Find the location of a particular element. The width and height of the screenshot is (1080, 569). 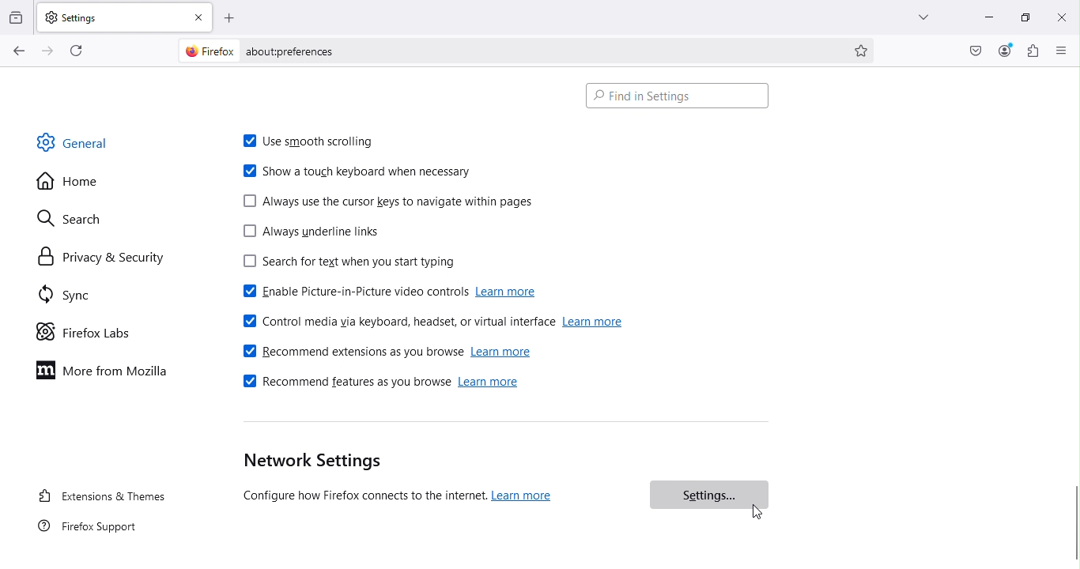

Cursor is located at coordinates (754, 511).